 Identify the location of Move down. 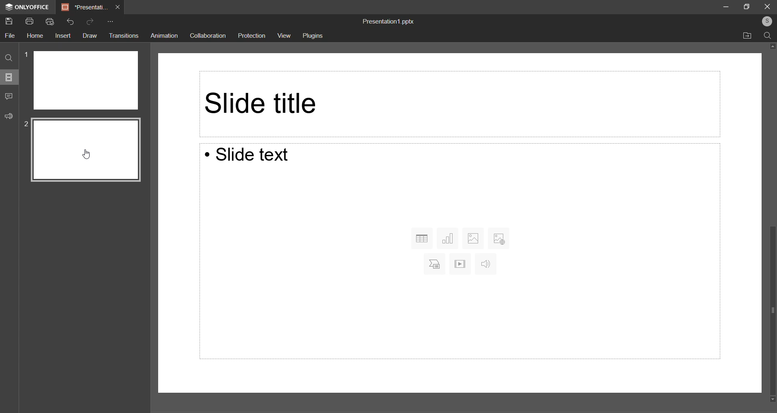
(770, 400).